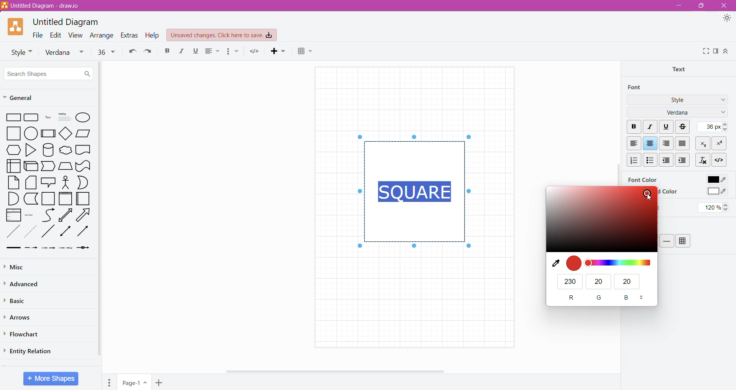  I want to click on Underline, so click(197, 51).